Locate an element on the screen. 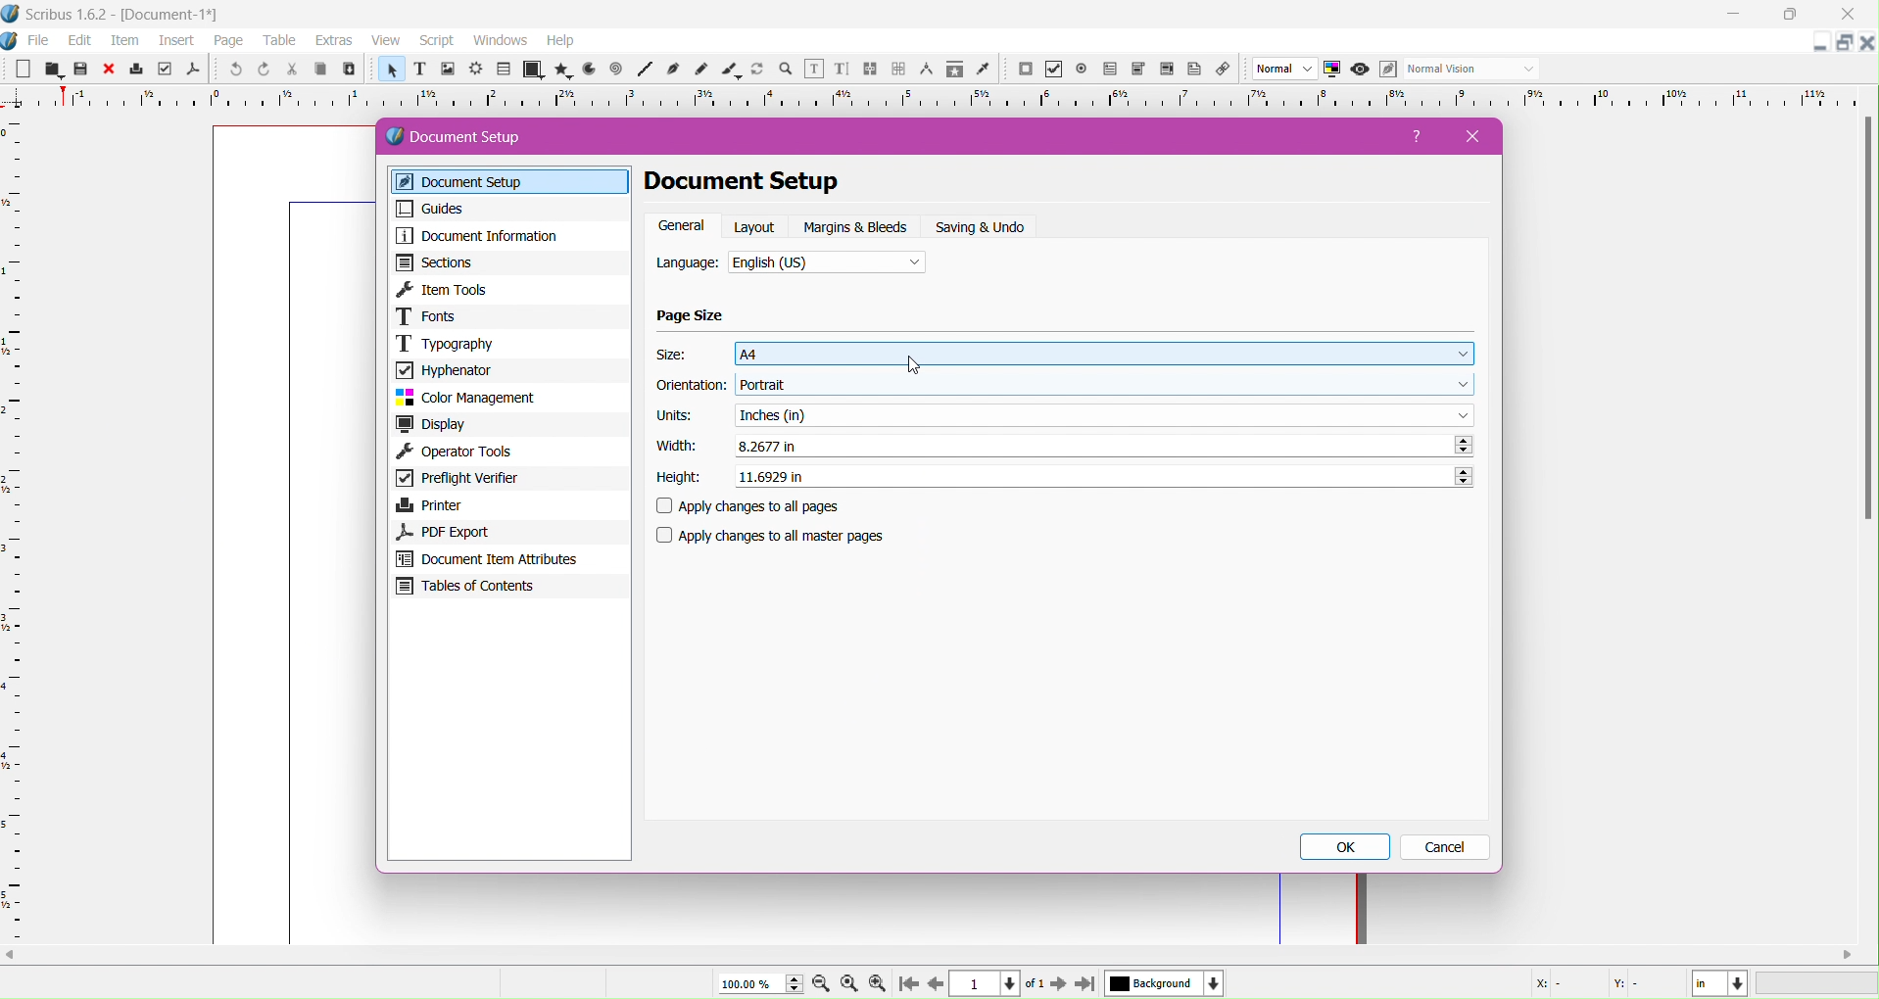  Scroll is located at coordinates (935, 953).